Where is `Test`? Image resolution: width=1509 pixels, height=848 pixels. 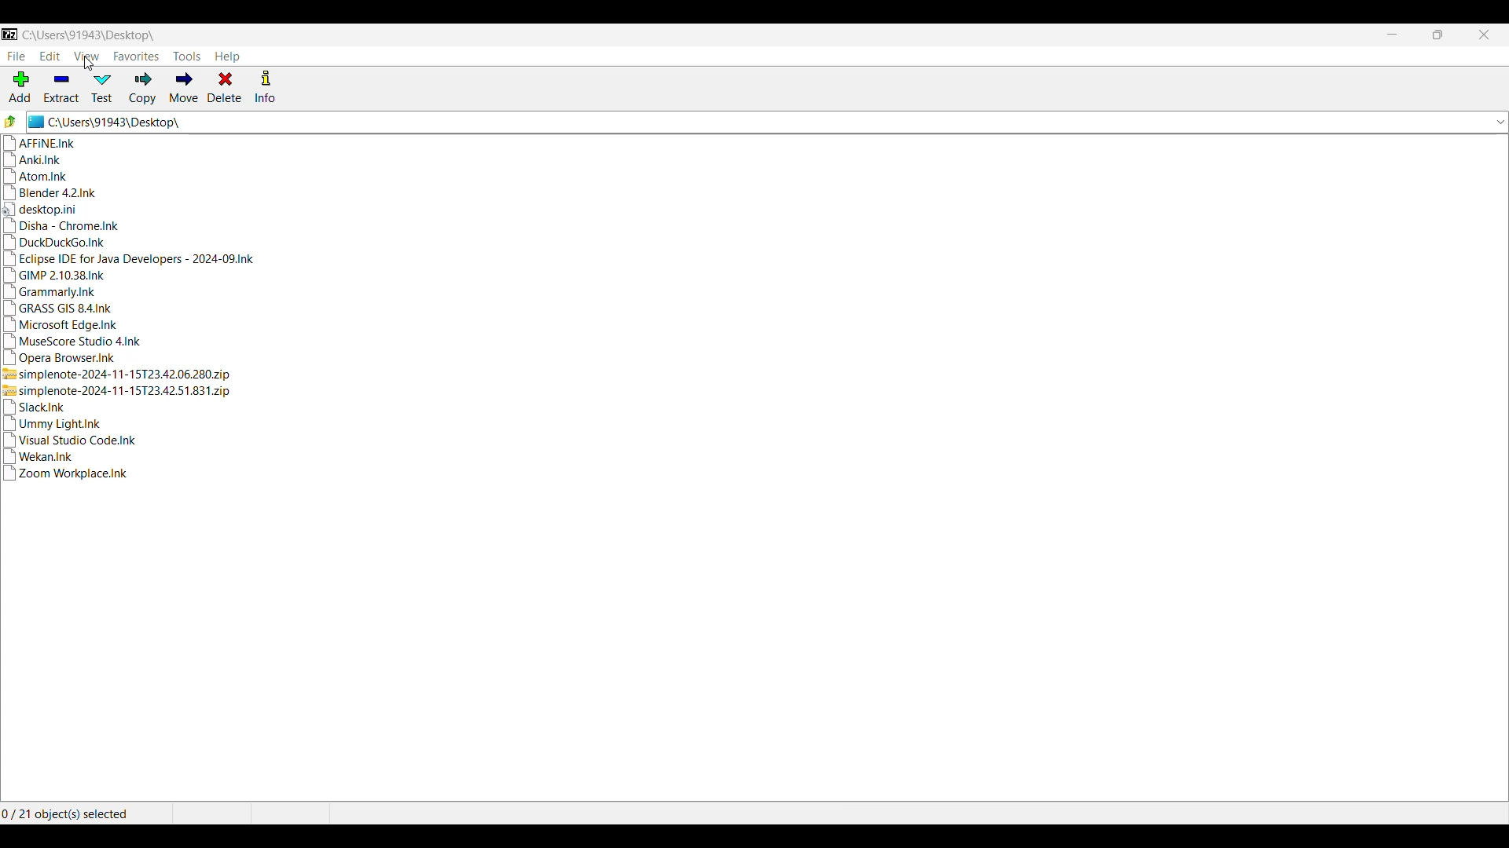
Test is located at coordinates (102, 89).